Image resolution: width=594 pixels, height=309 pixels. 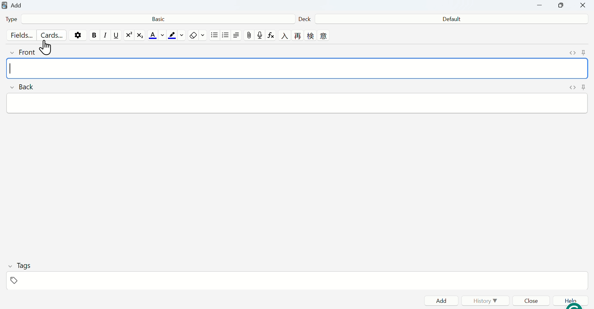 I want to click on Cards, so click(x=52, y=35).